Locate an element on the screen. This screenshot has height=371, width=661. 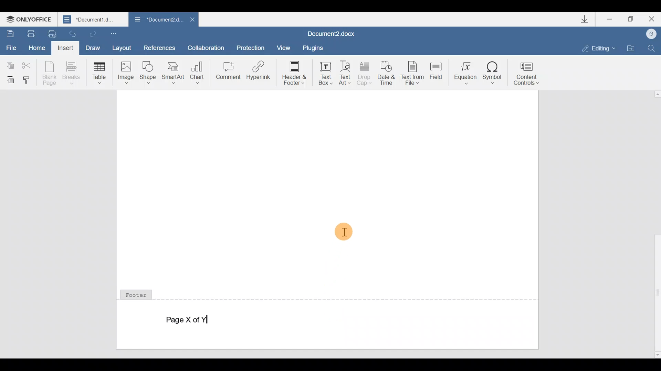
Comment is located at coordinates (227, 72).